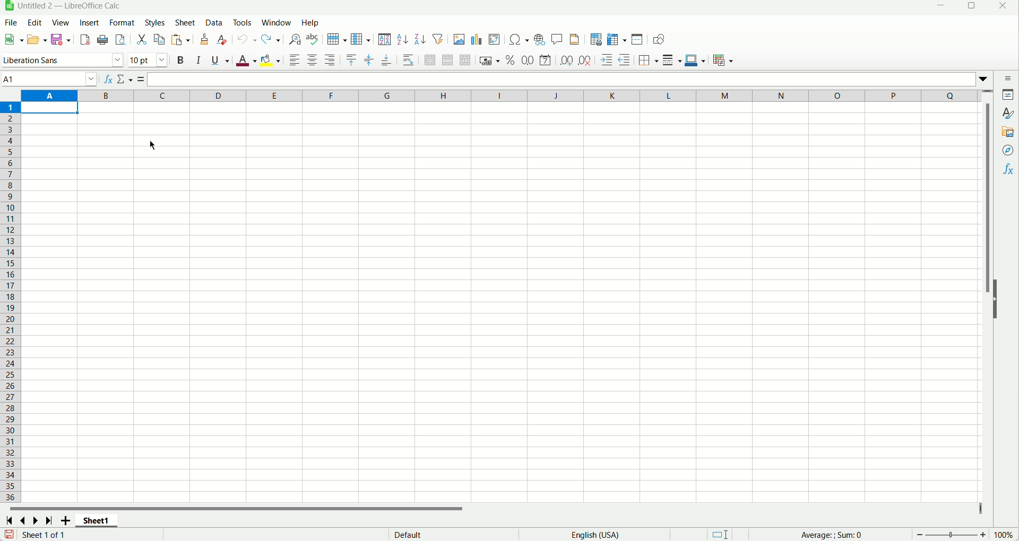  Describe the element at coordinates (180, 40) in the screenshot. I see `Paste` at that location.